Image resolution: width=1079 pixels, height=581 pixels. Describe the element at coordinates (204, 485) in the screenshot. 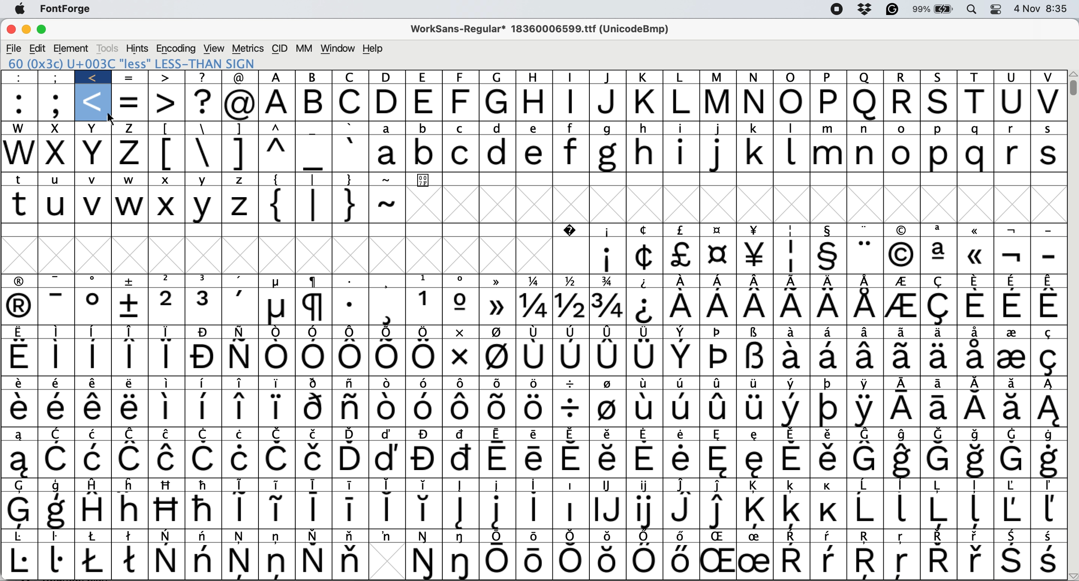

I see `Symbol` at that location.